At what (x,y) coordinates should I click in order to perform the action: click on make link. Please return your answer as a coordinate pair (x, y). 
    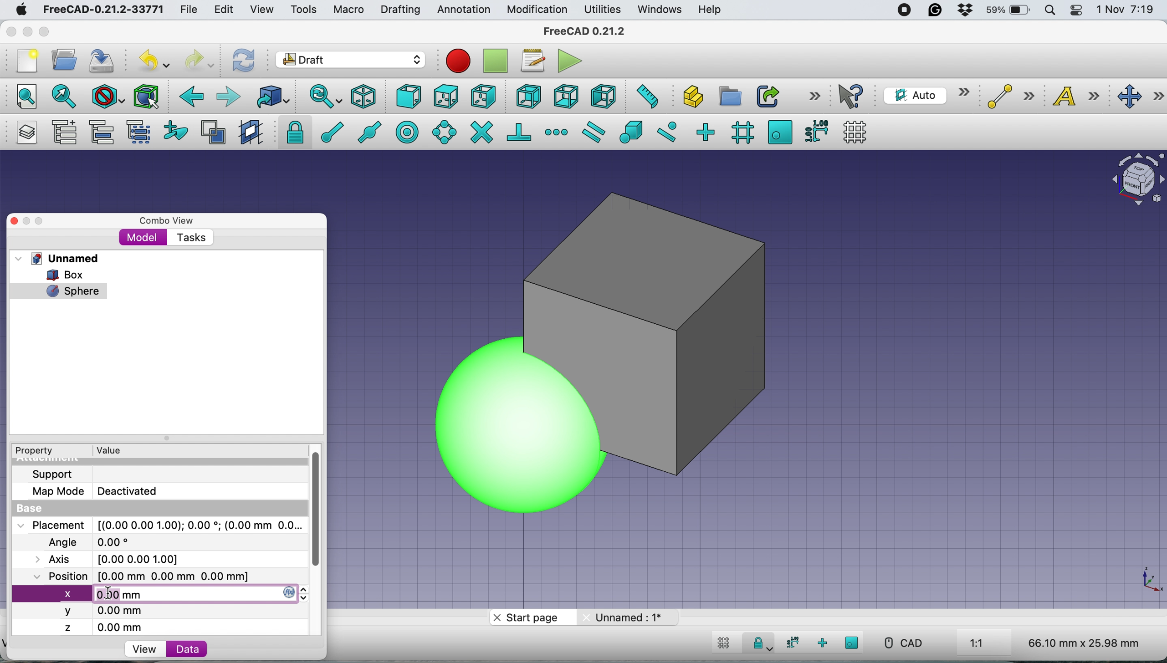
    Looking at the image, I should click on (768, 96).